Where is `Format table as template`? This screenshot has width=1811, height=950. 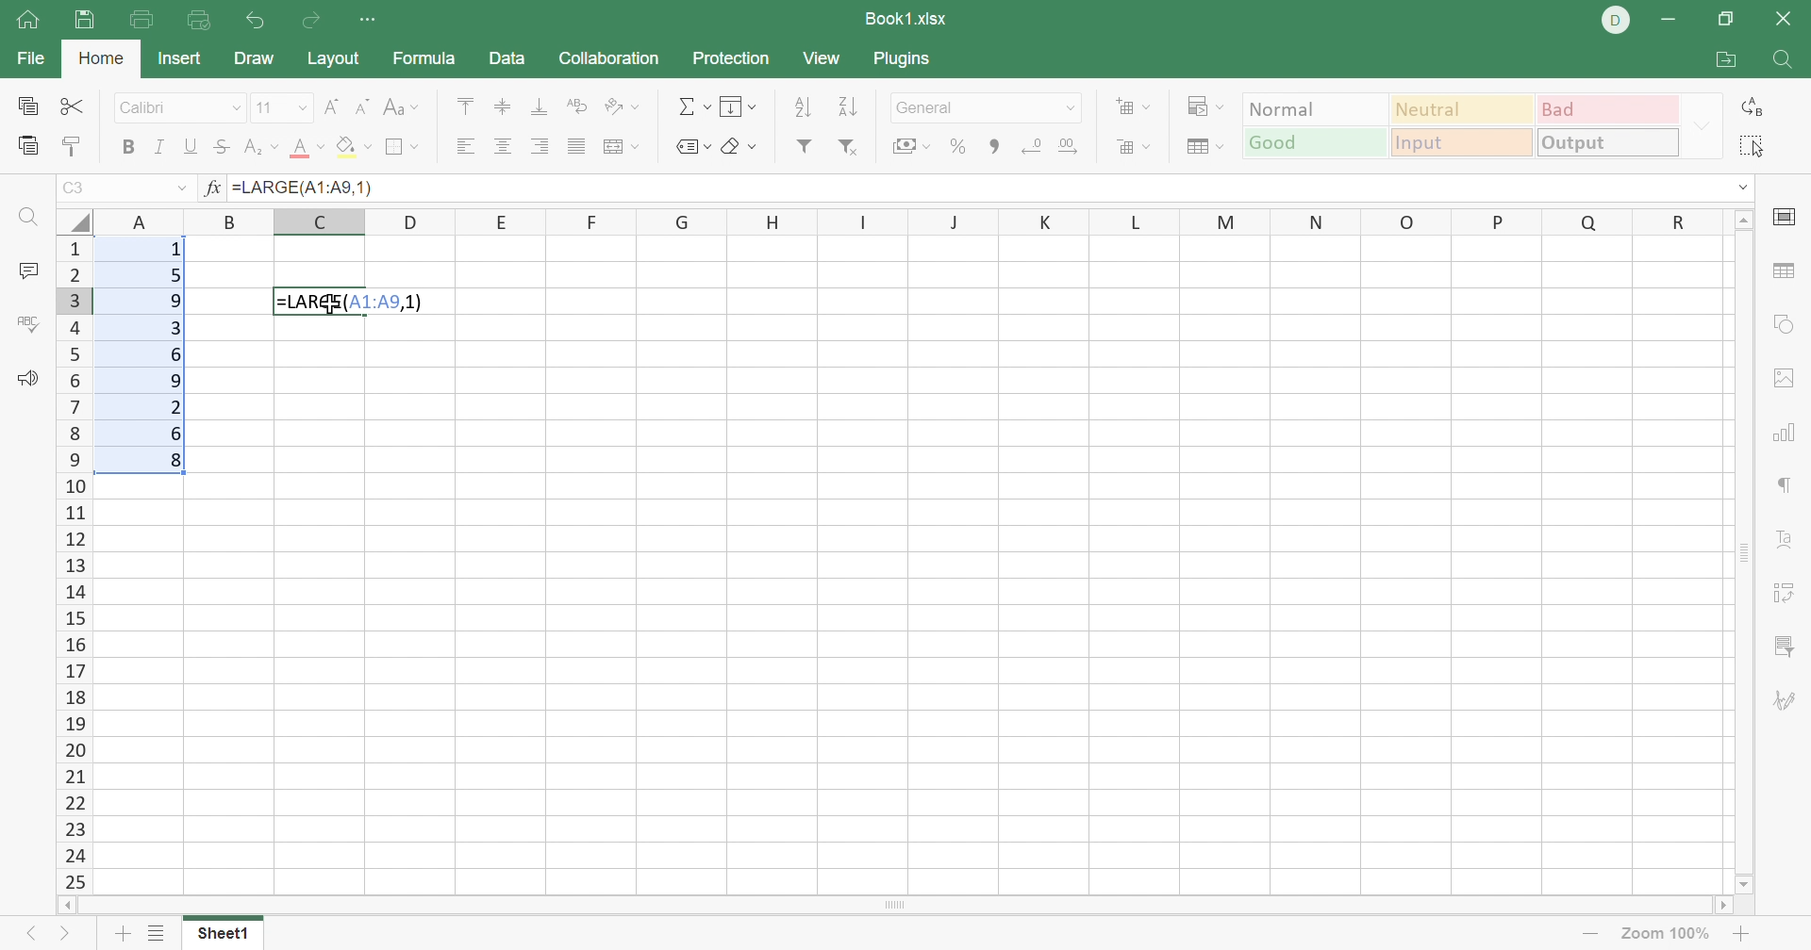
Format table as template is located at coordinates (1204, 149).